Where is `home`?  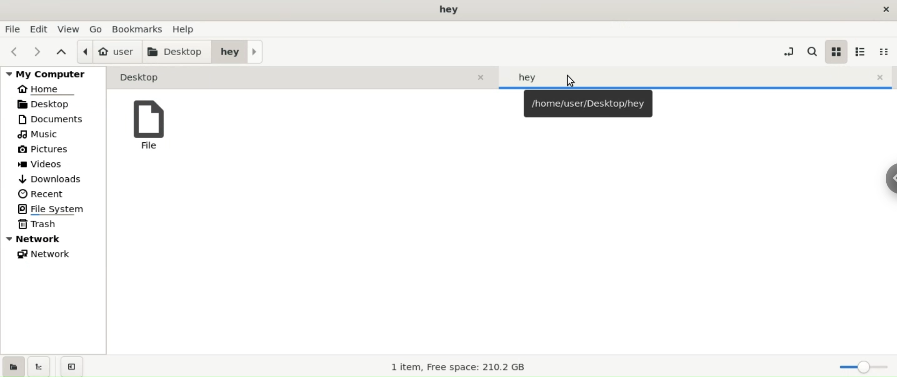 home is located at coordinates (53, 89).